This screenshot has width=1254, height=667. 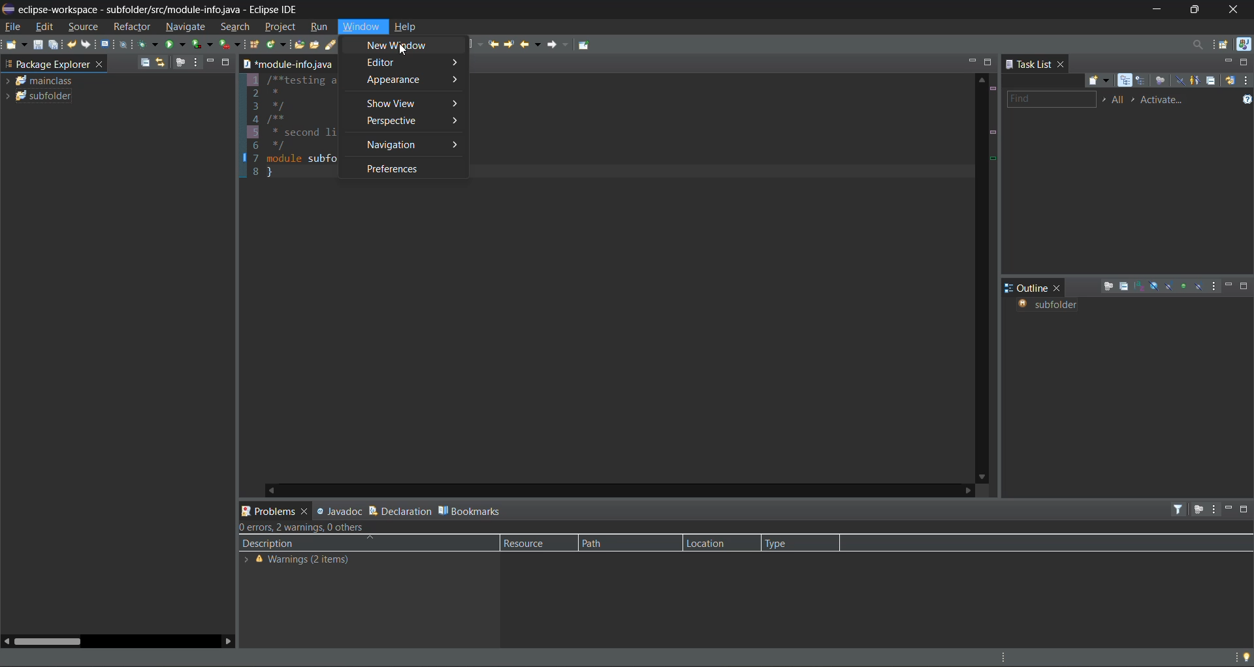 What do you see at coordinates (1246, 81) in the screenshot?
I see `view menu` at bounding box center [1246, 81].